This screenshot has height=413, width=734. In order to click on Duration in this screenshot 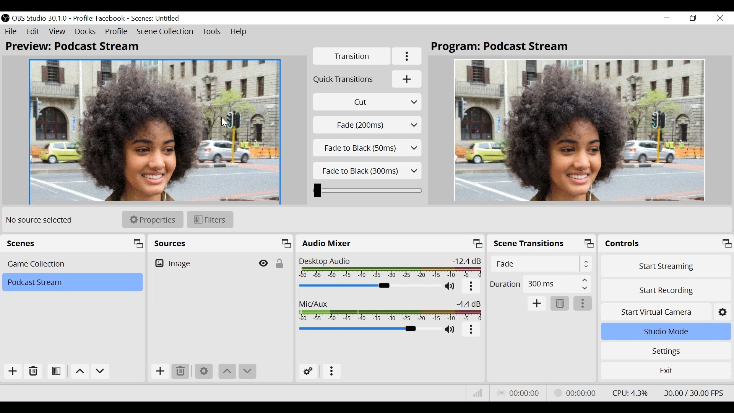, I will do `click(541, 283)`.